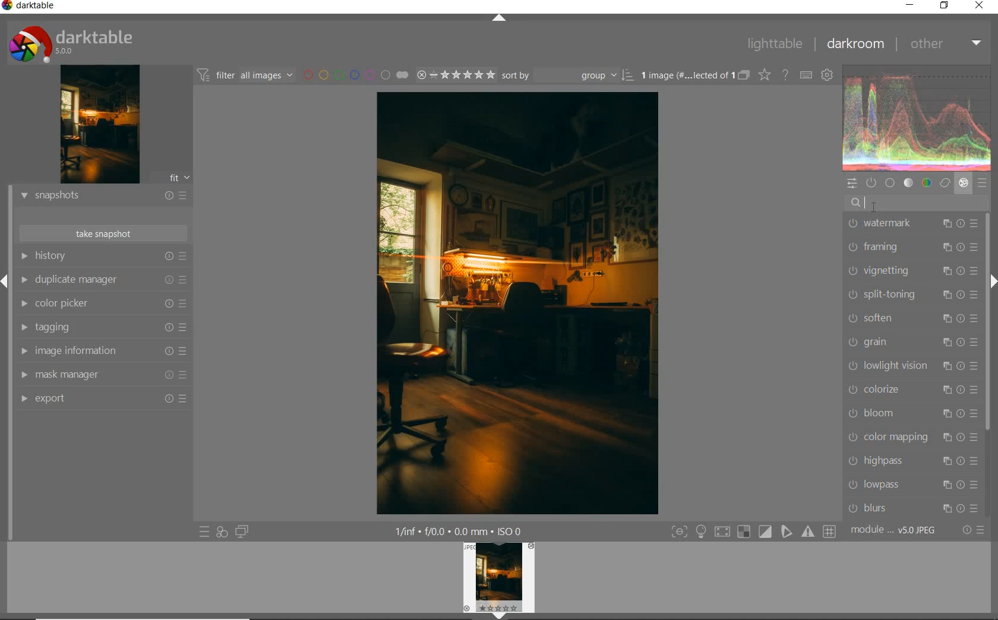  Describe the element at coordinates (890, 183) in the screenshot. I see `base` at that location.